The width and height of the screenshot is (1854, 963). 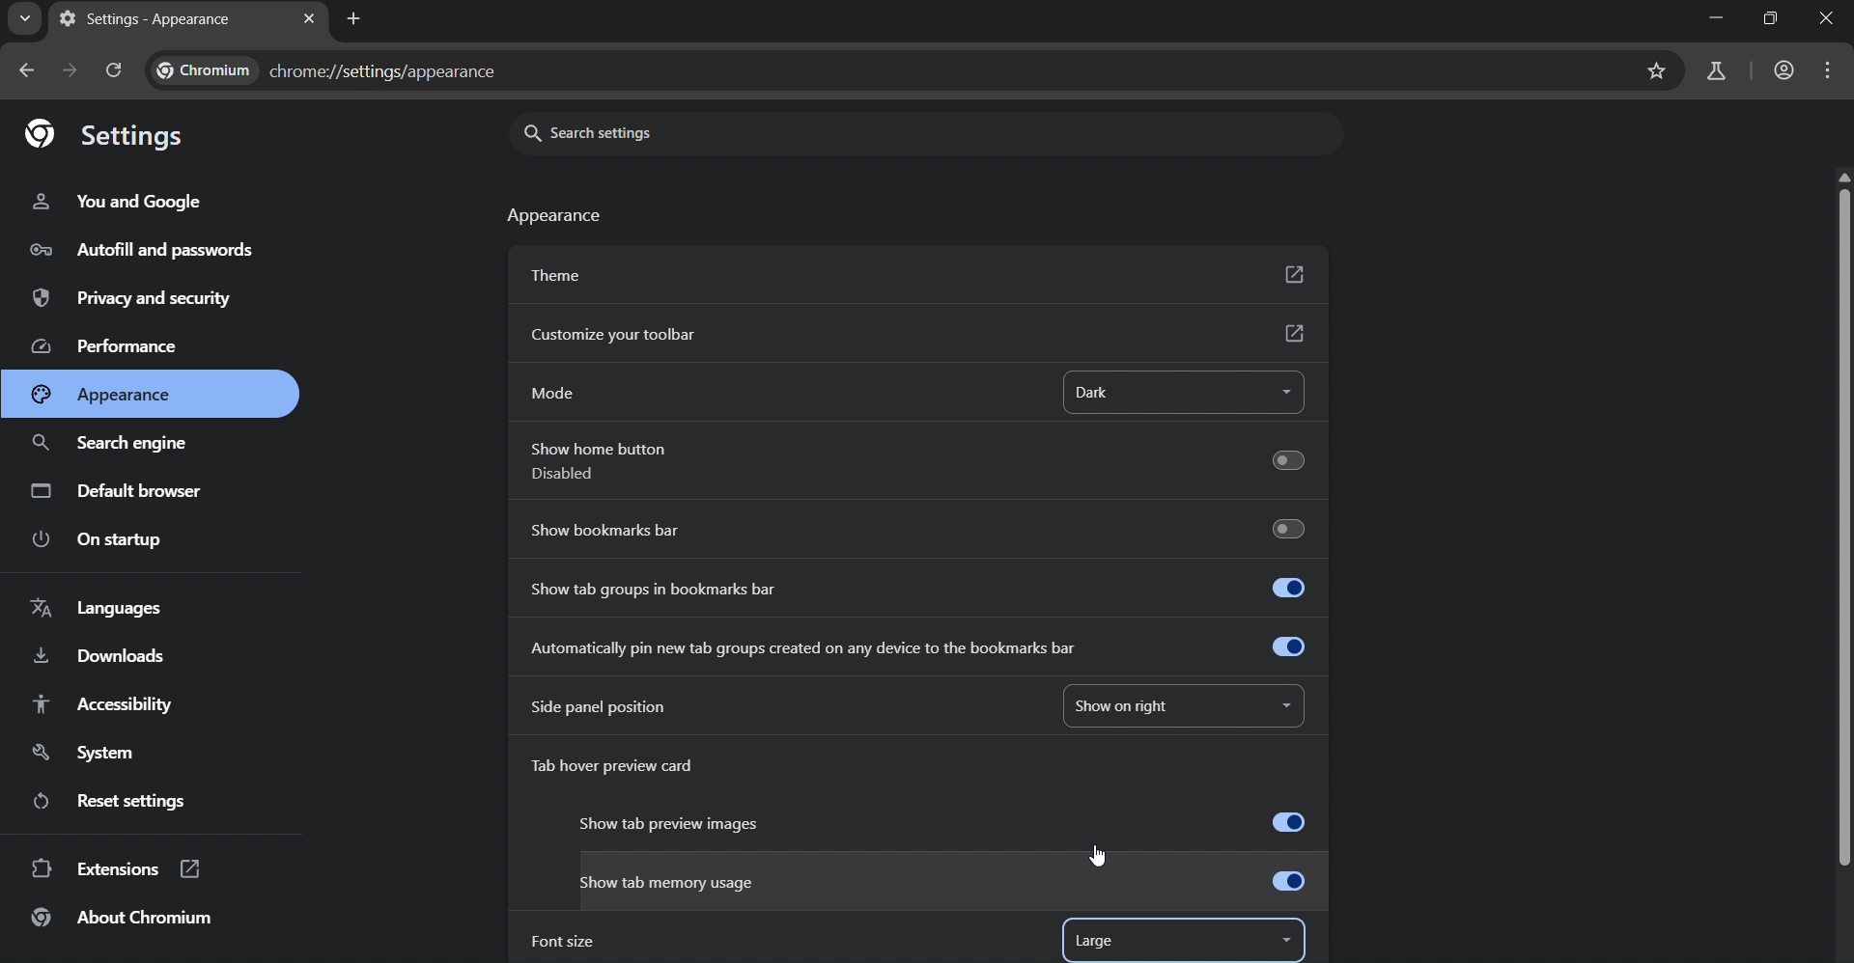 What do you see at coordinates (122, 921) in the screenshot?
I see `about chromium` at bounding box center [122, 921].